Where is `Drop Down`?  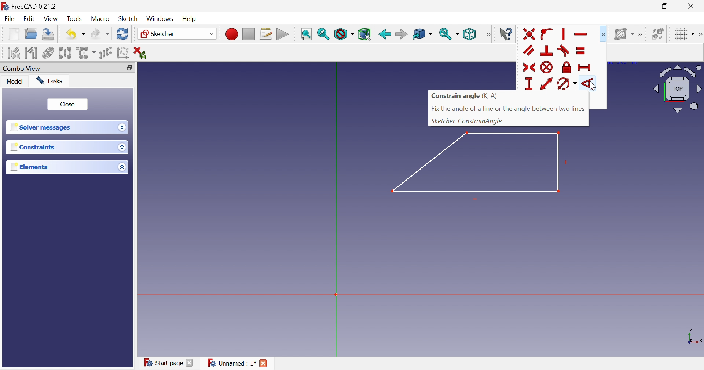
Drop Down is located at coordinates (459, 34).